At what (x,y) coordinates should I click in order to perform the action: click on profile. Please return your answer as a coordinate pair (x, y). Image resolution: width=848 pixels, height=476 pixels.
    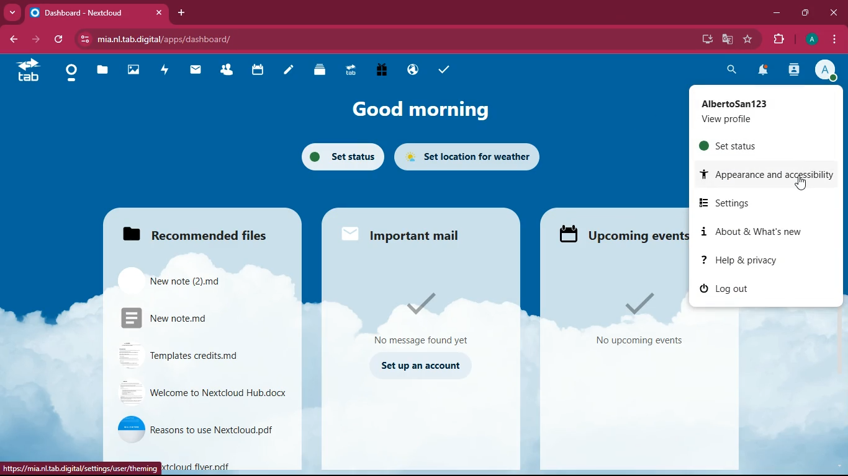
    Looking at the image, I should click on (810, 40).